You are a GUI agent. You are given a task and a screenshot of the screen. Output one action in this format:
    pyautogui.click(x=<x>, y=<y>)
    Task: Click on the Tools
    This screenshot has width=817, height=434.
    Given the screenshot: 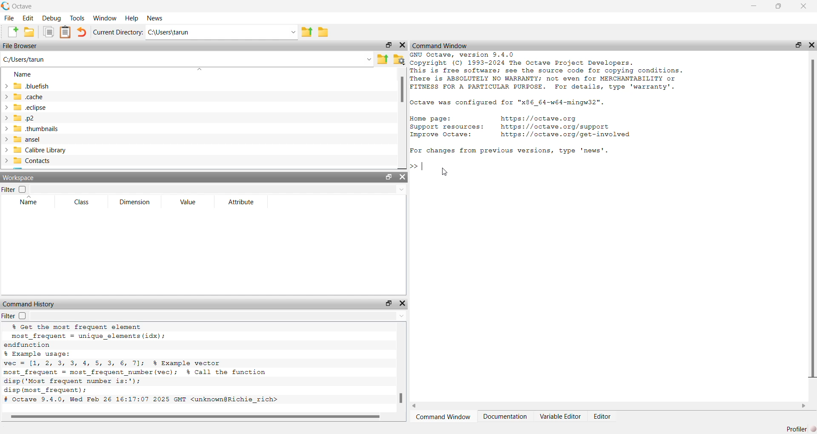 What is the action you would take?
    pyautogui.click(x=77, y=17)
    